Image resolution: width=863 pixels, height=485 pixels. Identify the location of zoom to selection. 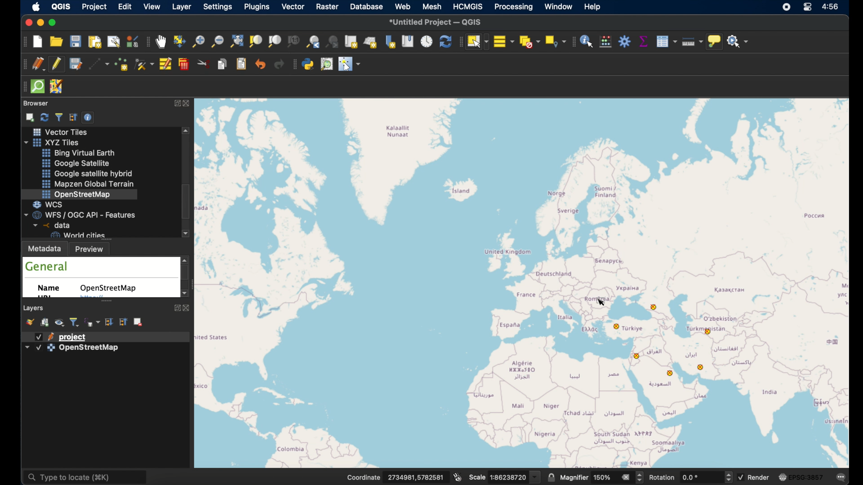
(258, 41).